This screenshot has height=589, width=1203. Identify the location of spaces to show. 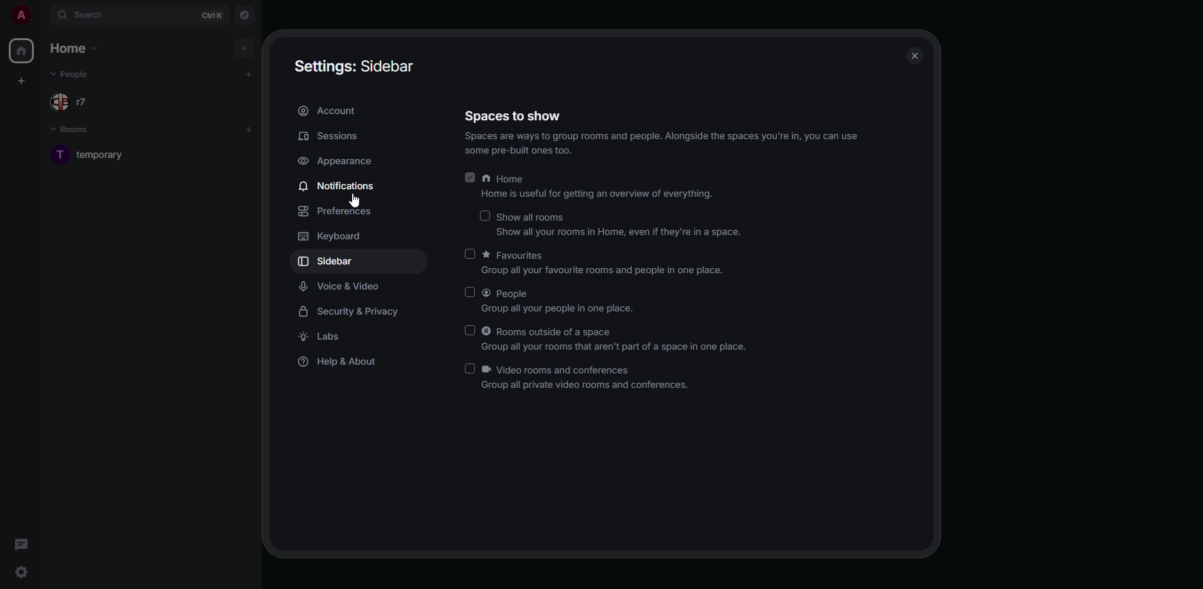
(515, 117).